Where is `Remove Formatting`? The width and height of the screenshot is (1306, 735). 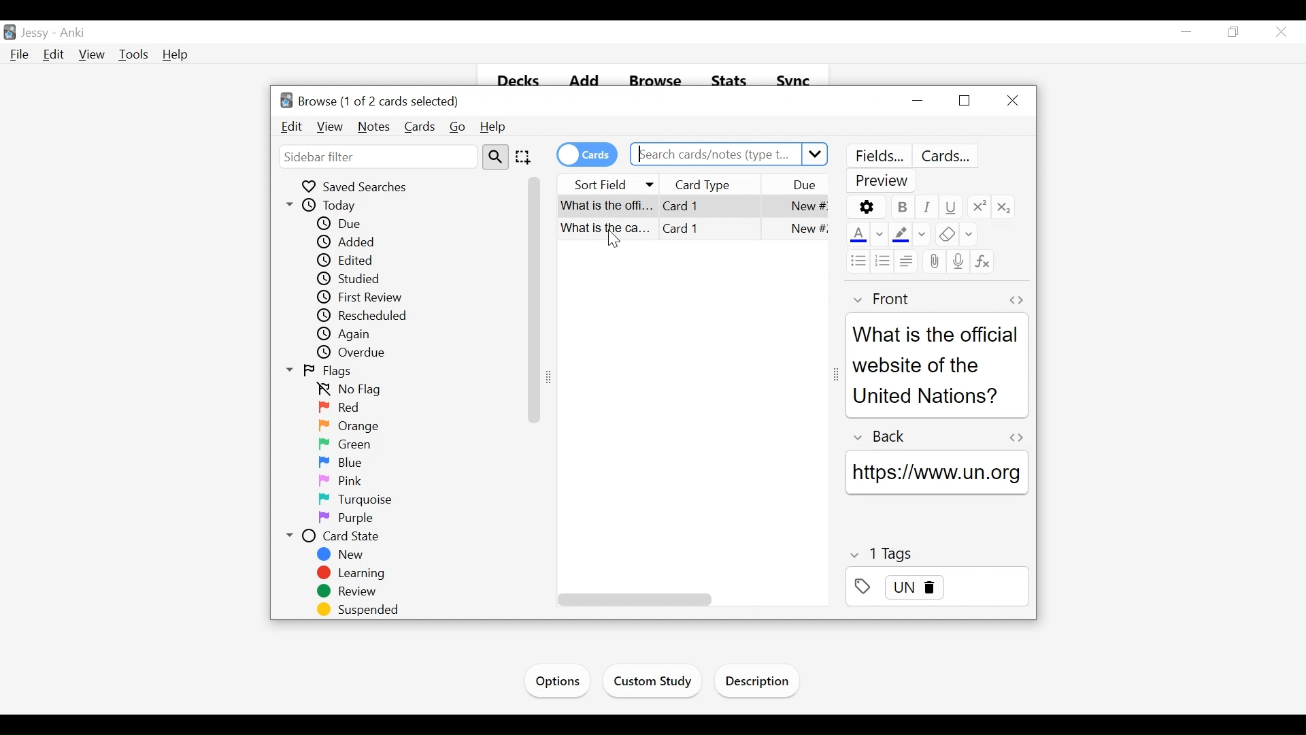
Remove Formatting is located at coordinates (944, 235).